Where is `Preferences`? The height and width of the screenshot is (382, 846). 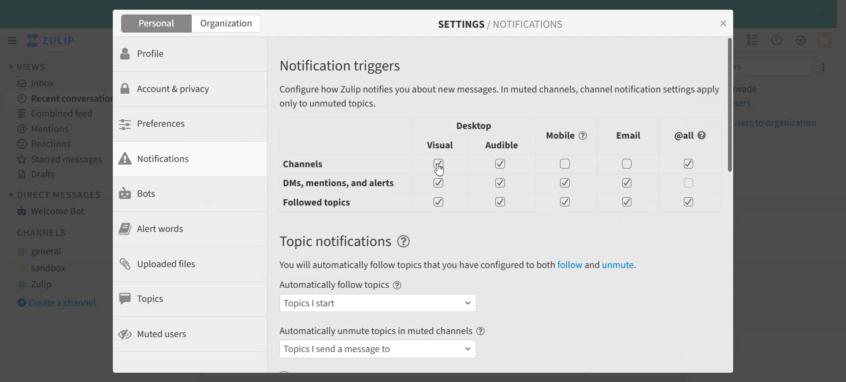
Preferences is located at coordinates (178, 124).